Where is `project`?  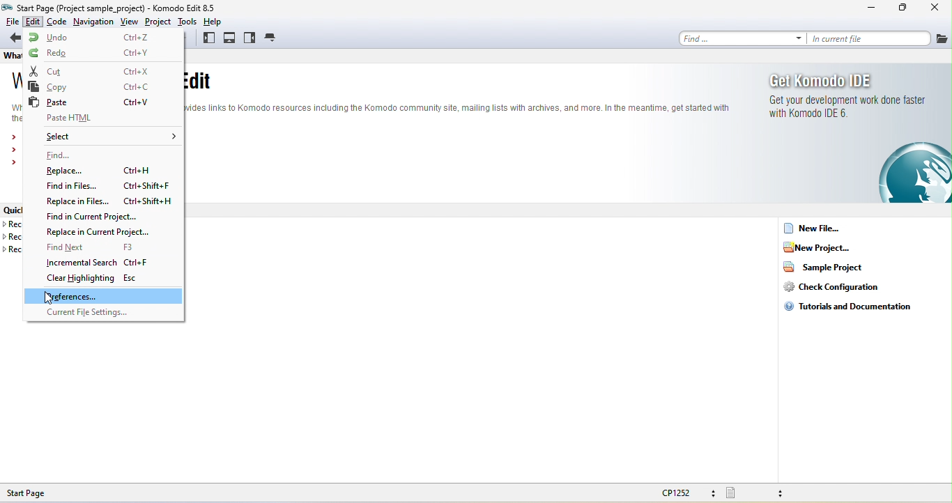 project is located at coordinates (157, 22).